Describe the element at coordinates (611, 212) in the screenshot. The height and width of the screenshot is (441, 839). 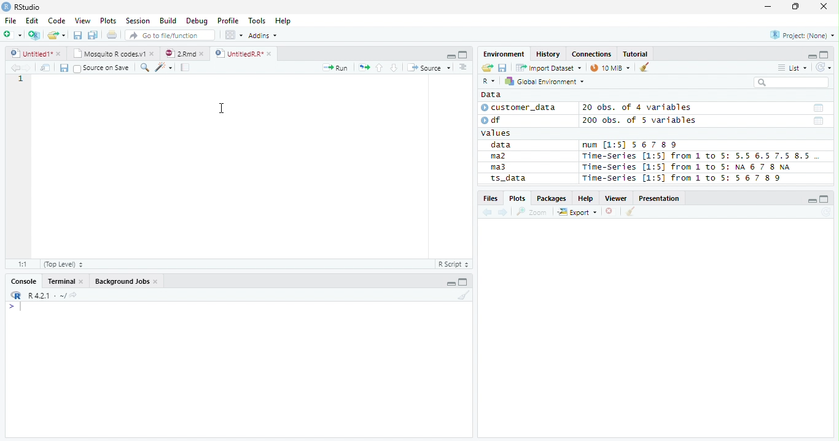
I see `Delete` at that location.